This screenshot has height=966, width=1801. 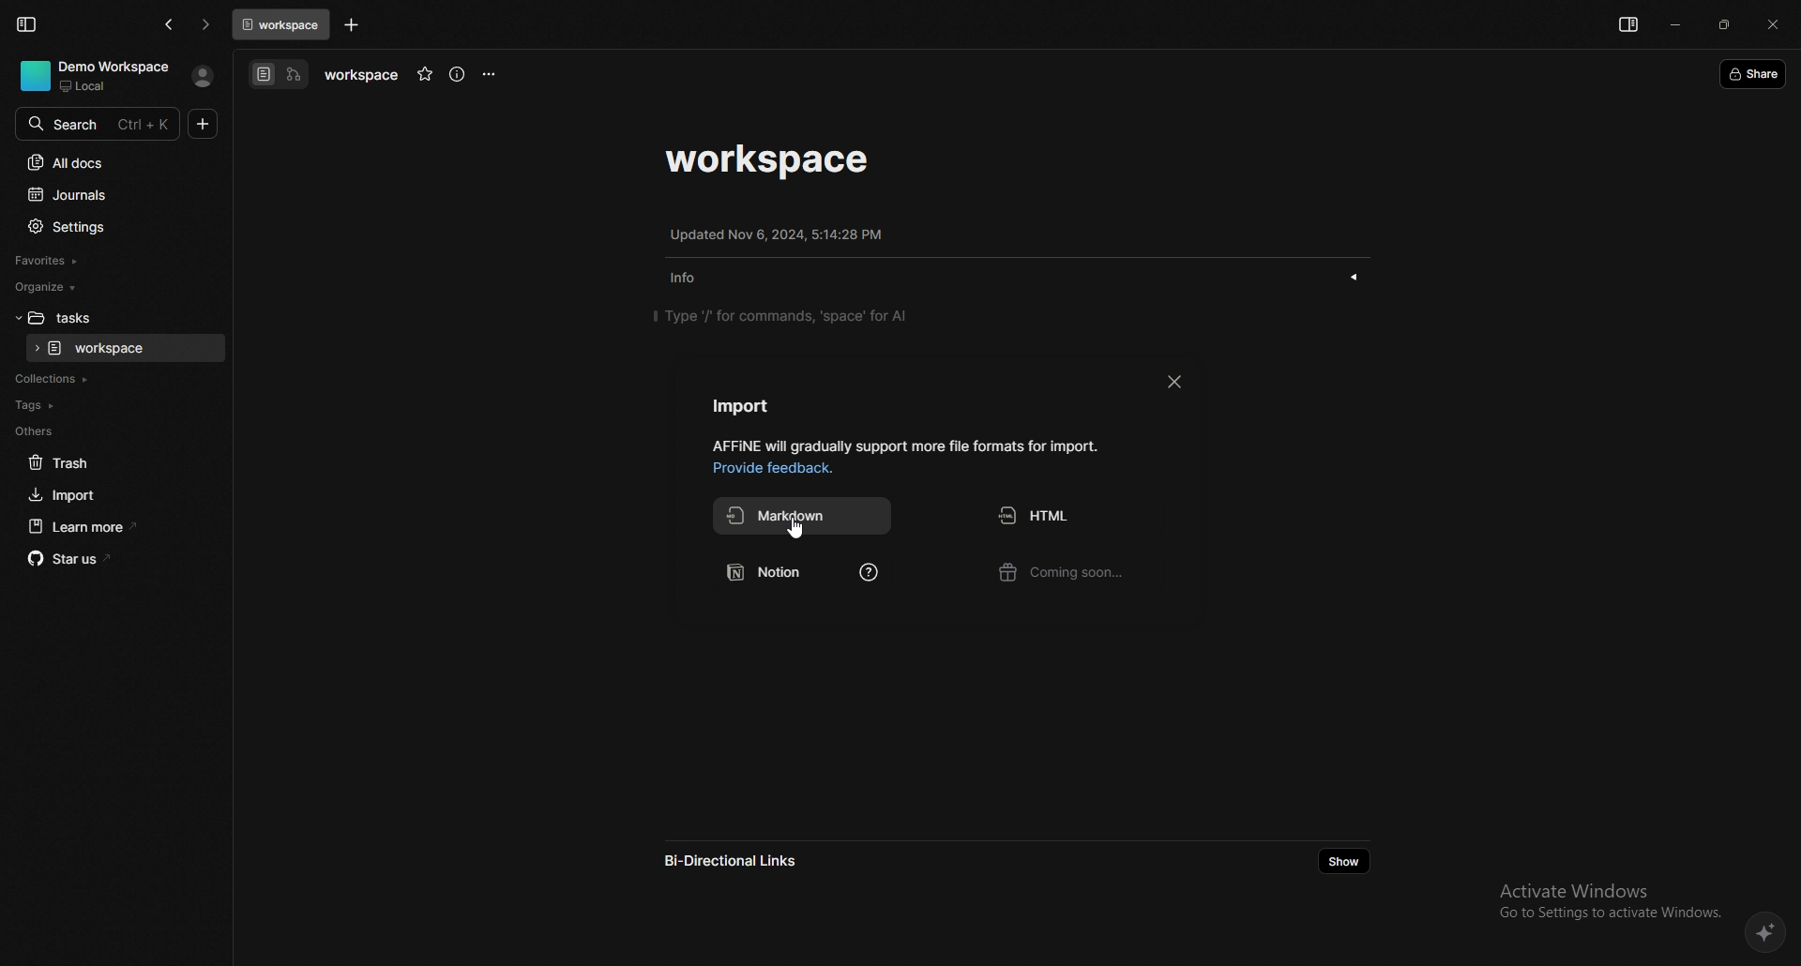 I want to click on learn more, so click(x=112, y=527).